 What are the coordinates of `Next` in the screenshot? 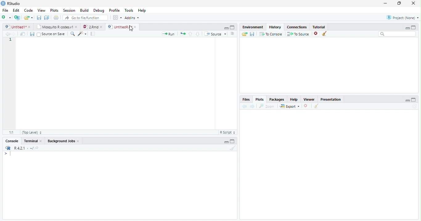 It's located at (16, 35).